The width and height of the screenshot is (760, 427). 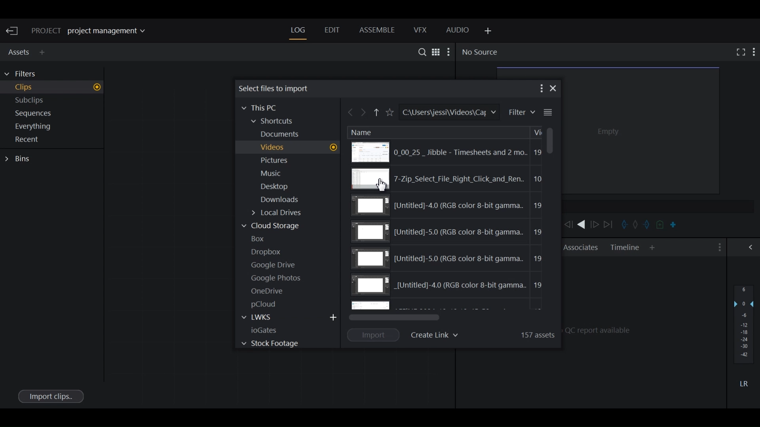 What do you see at coordinates (652, 248) in the screenshot?
I see `Add Panel` at bounding box center [652, 248].